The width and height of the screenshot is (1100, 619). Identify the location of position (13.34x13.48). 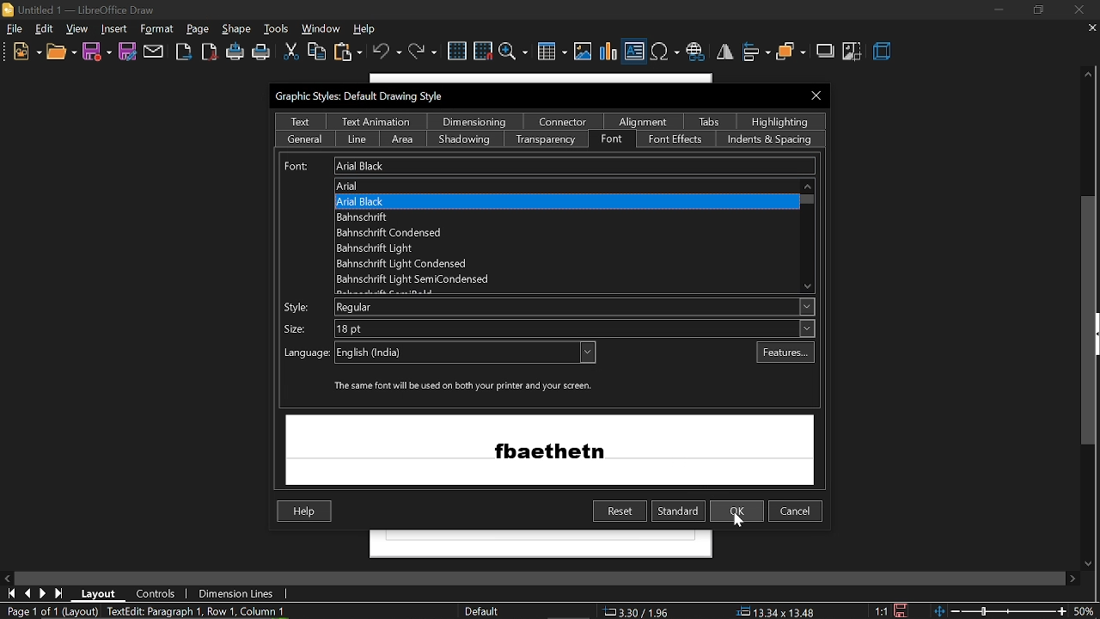
(774, 611).